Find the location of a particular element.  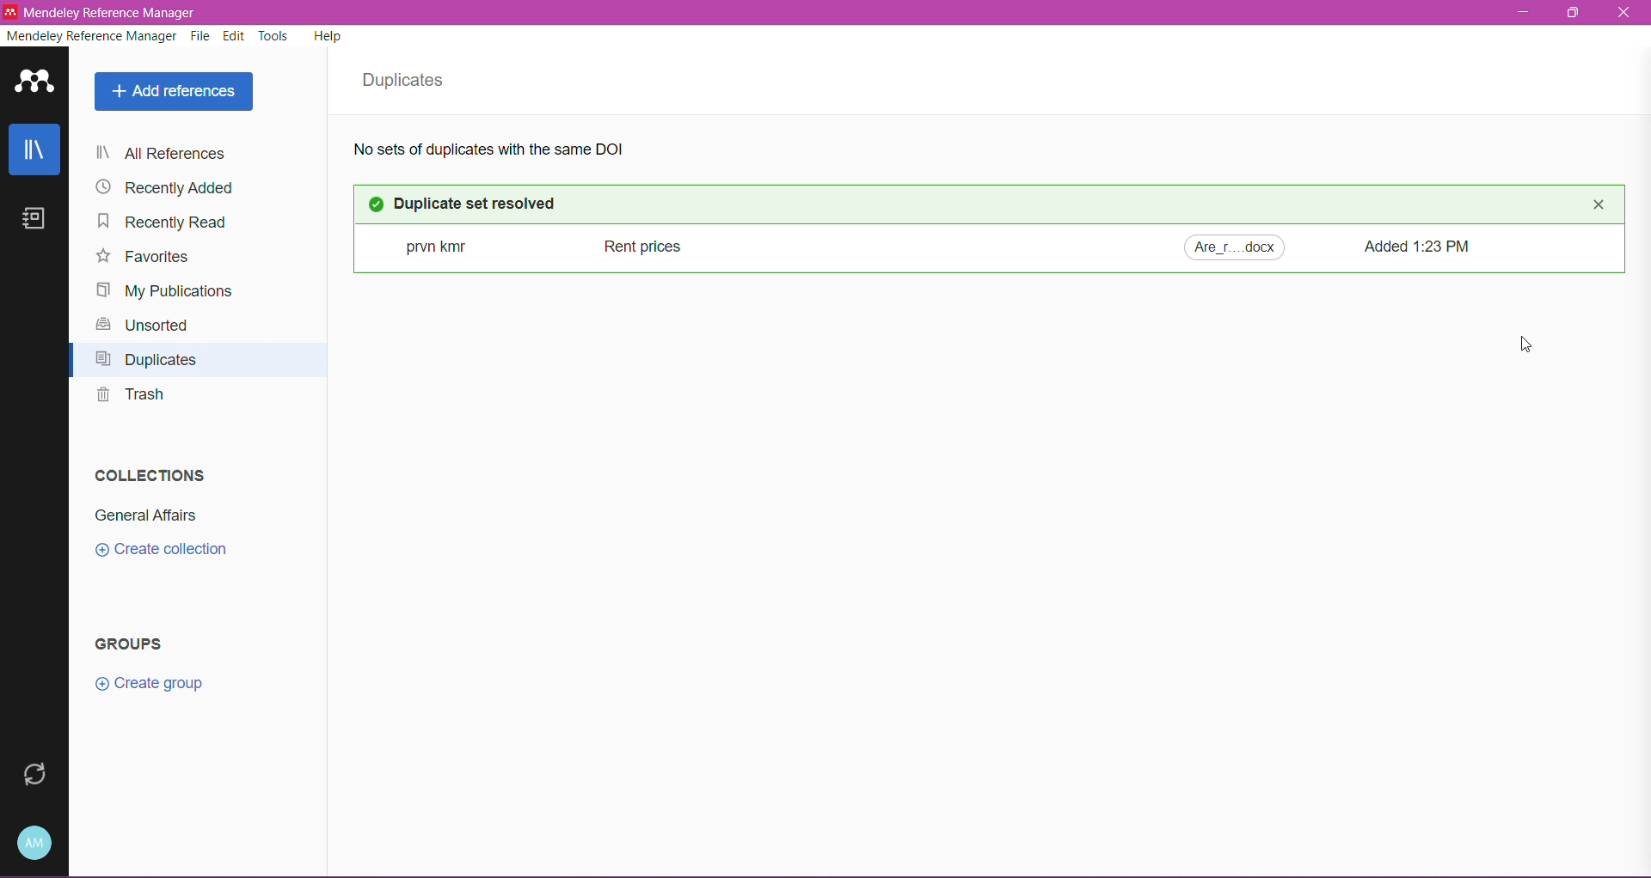

Groups is located at coordinates (136, 644).